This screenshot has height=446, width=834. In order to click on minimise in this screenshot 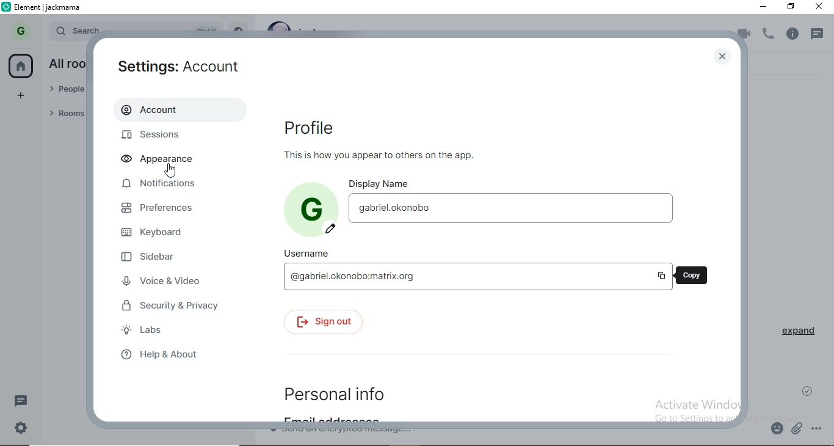, I will do `click(764, 7)`.